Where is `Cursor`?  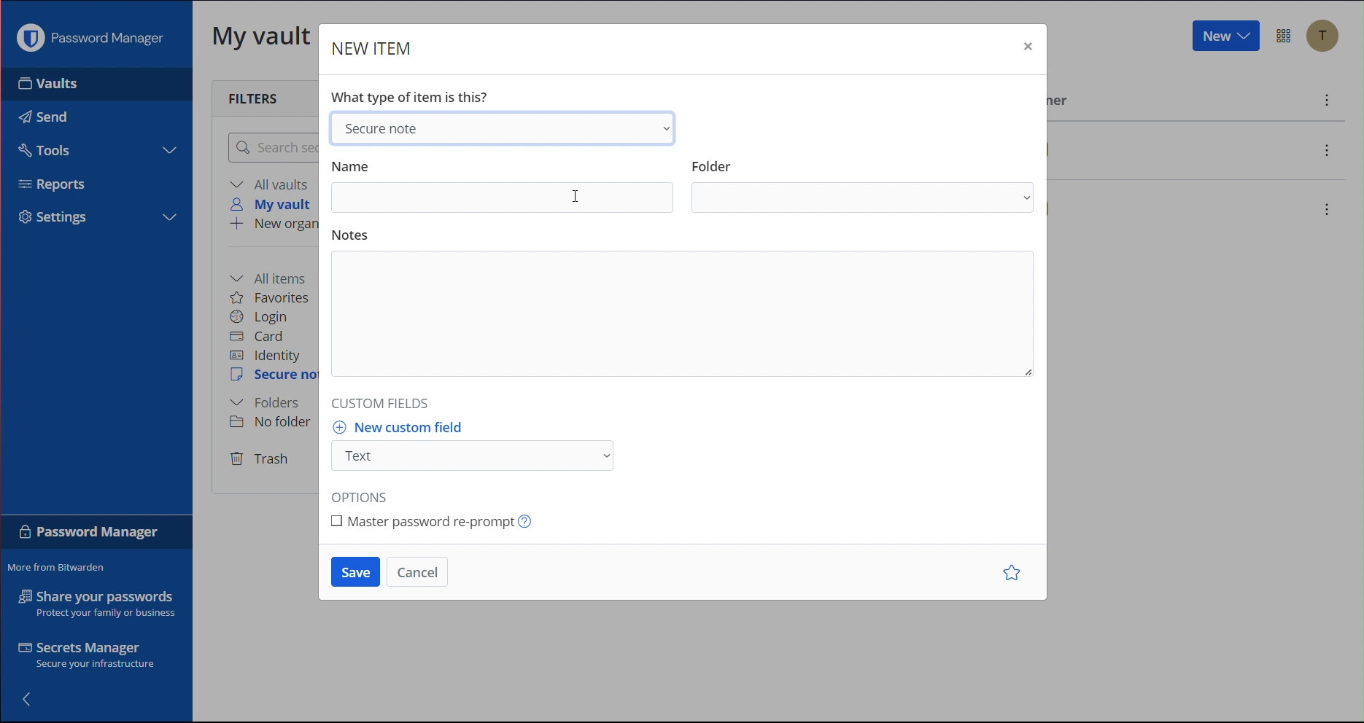 Cursor is located at coordinates (576, 199).